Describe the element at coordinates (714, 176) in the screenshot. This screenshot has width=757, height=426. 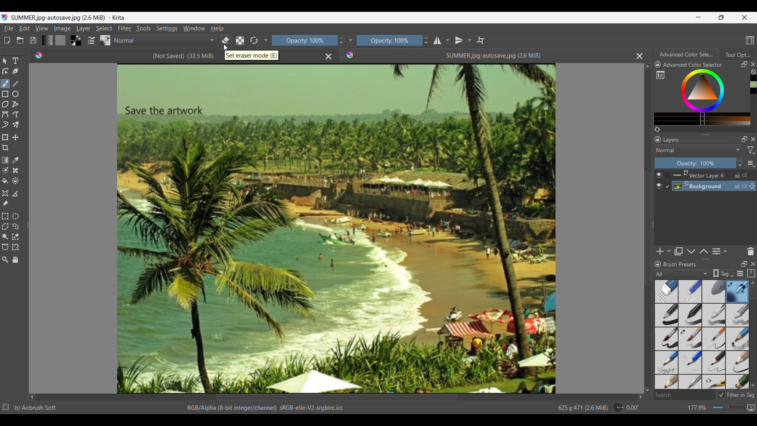
I see `Vector layer 6` at that location.